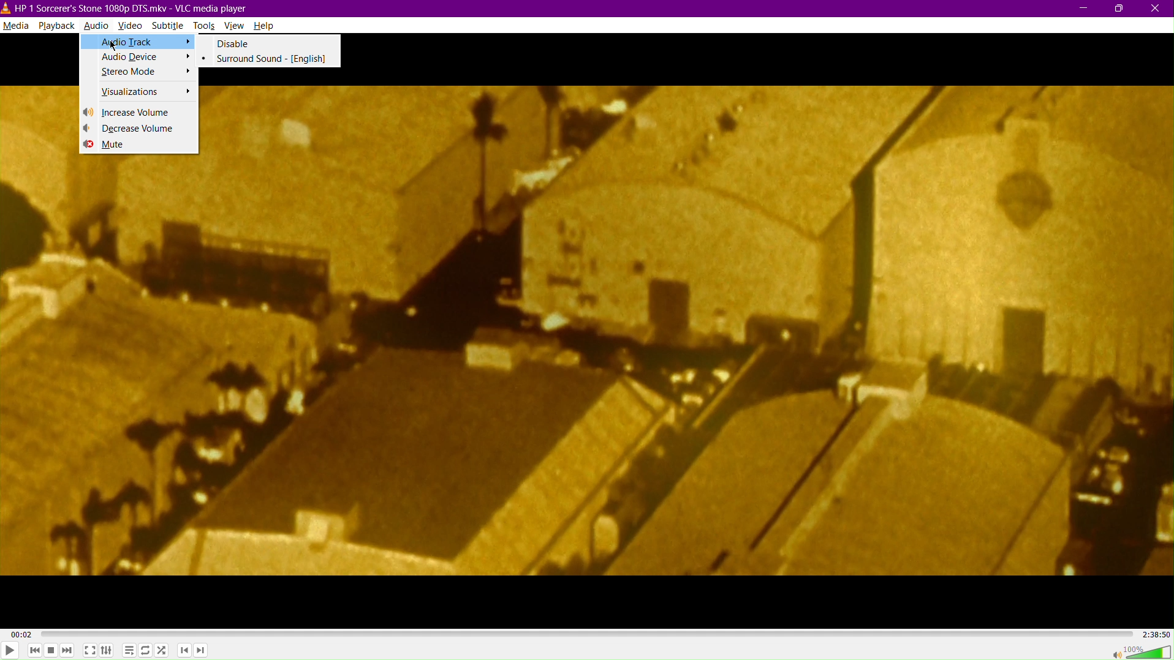 This screenshot has height=660, width=1174. What do you see at coordinates (691, 331) in the screenshot?
I see `Video Display` at bounding box center [691, 331].